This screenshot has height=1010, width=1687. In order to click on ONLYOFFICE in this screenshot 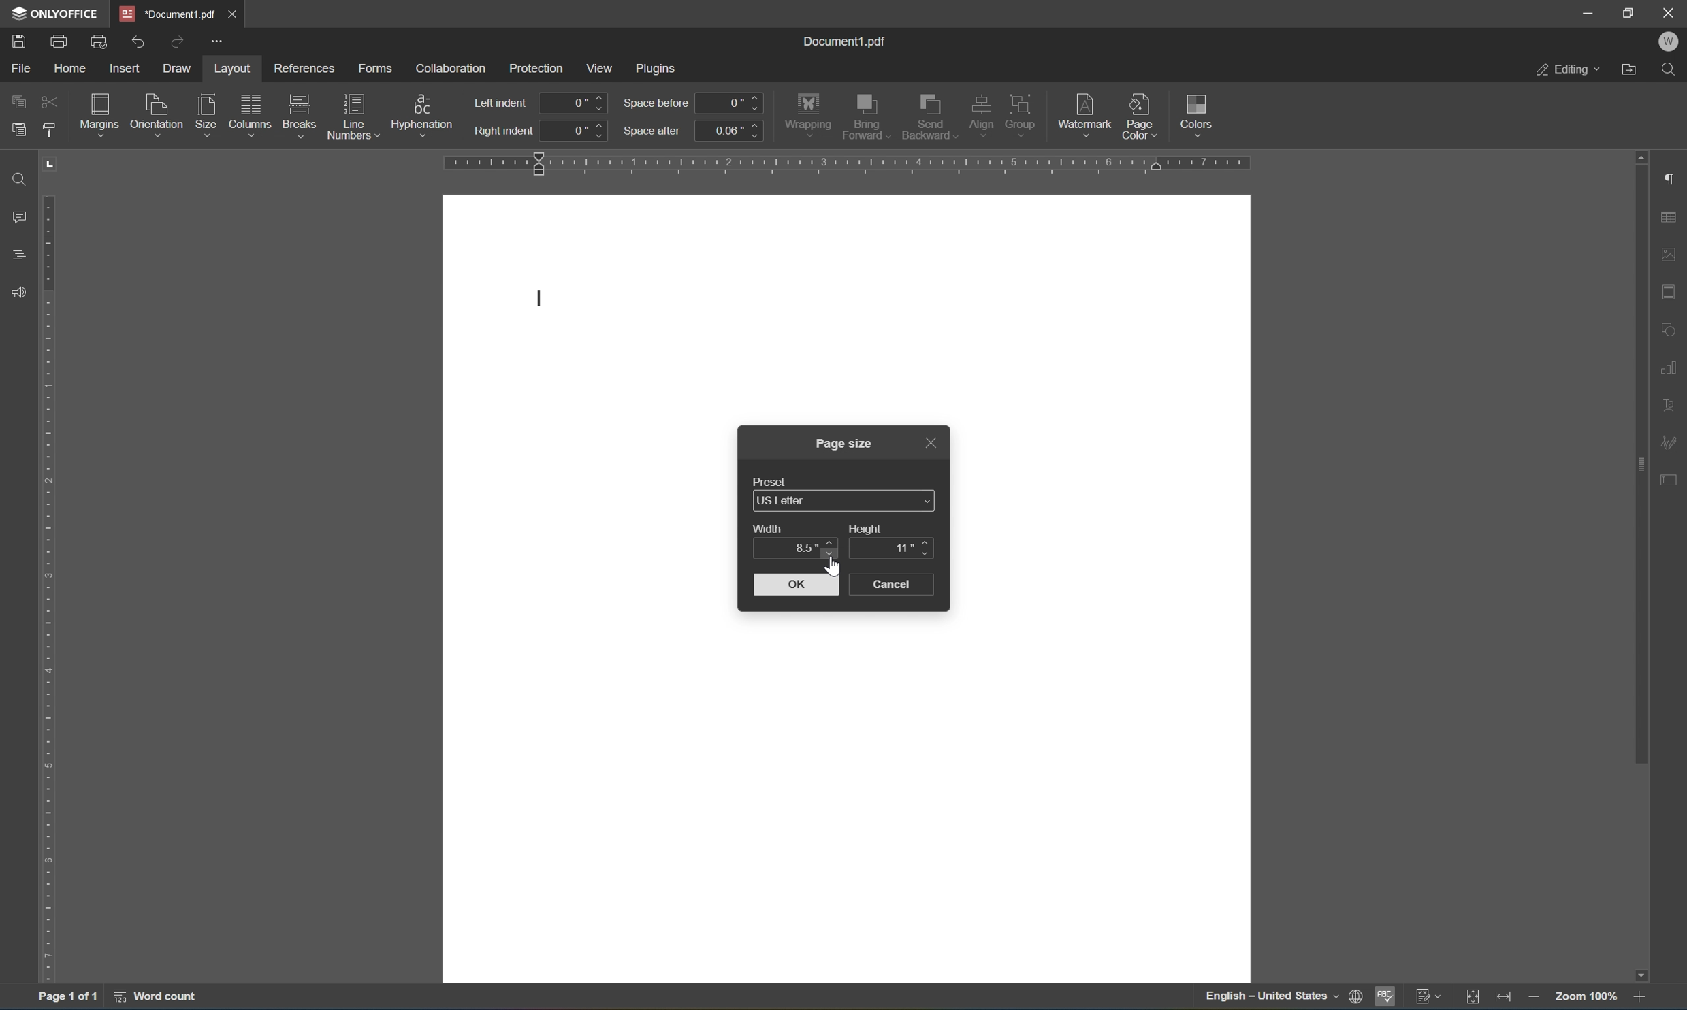, I will do `click(53, 13)`.